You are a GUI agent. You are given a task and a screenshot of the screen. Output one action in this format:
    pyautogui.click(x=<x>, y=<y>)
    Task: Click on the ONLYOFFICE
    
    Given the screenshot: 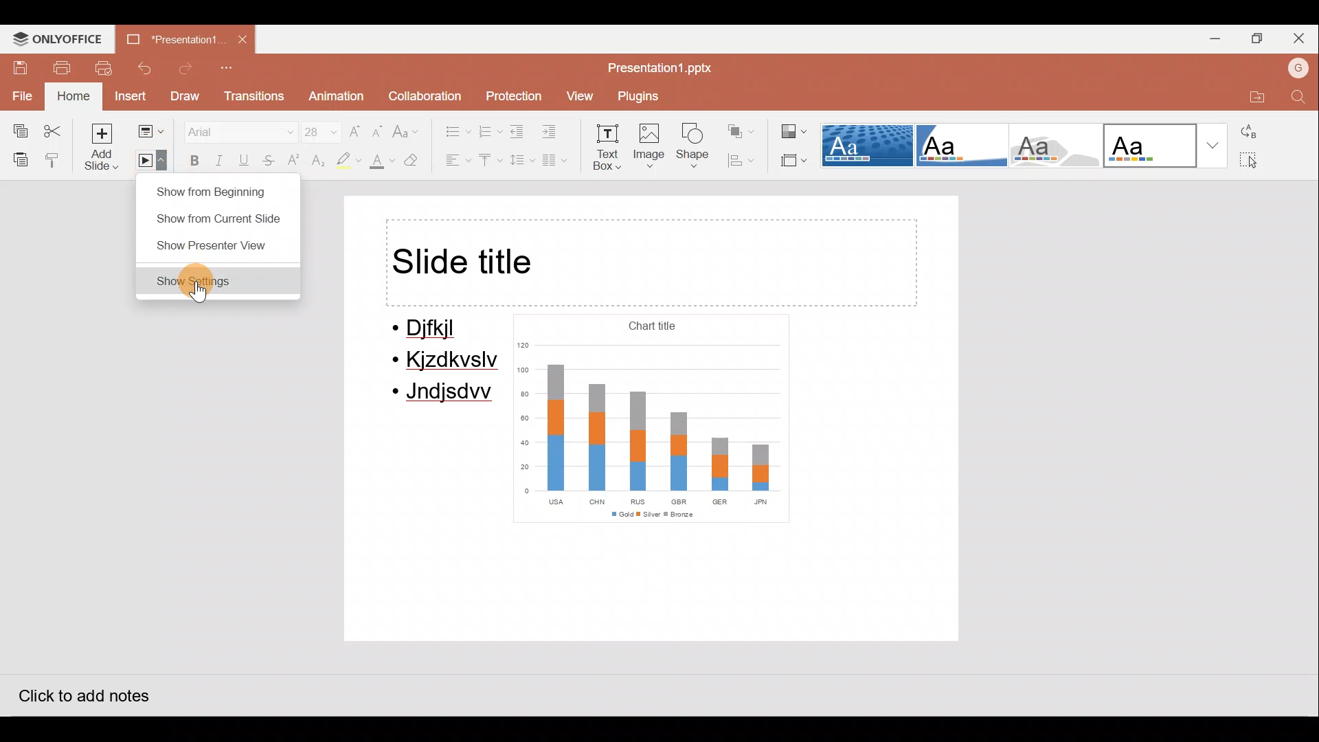 What is the action you would take?
    pyautogui.click(x=54, y=38)
    